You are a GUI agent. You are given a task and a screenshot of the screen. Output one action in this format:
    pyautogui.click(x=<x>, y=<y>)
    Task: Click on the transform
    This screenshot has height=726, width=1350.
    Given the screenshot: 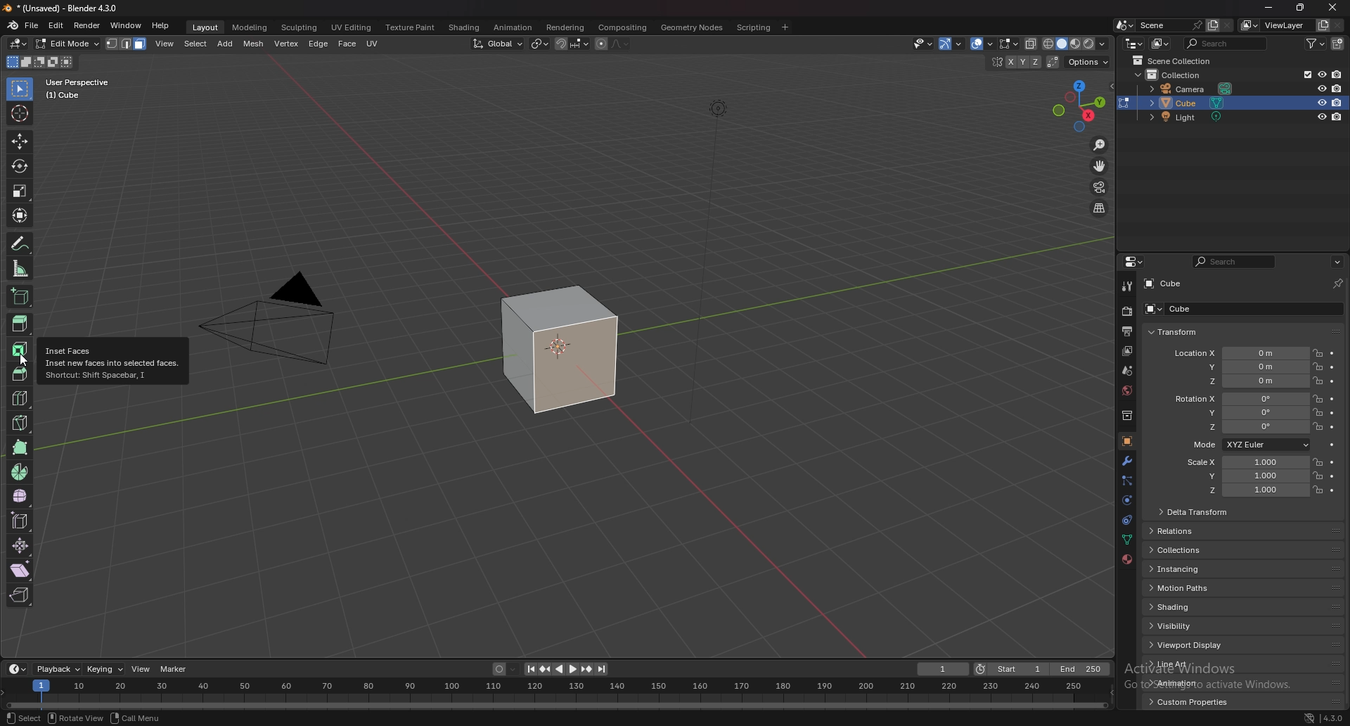 What is the action you would take?
    pyautogui.click(x=21, y=215)
    